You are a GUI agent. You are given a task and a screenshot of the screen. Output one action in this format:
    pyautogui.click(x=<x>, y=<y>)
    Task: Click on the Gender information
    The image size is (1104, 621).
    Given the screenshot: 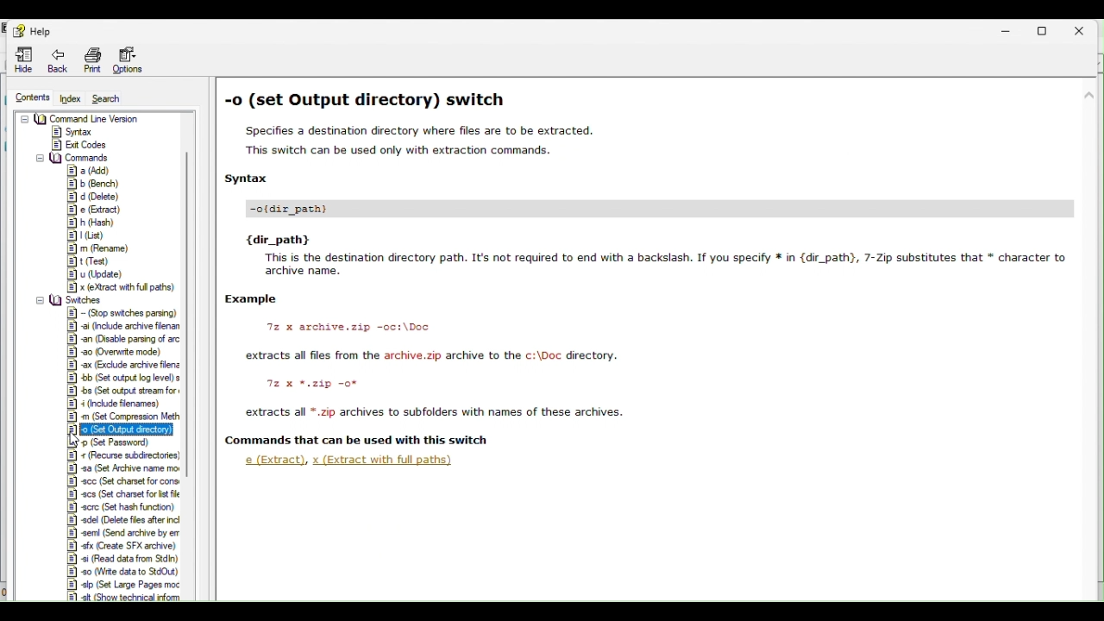 What is the action you would take?
    pyautogui.click(x=61, y=132)
    